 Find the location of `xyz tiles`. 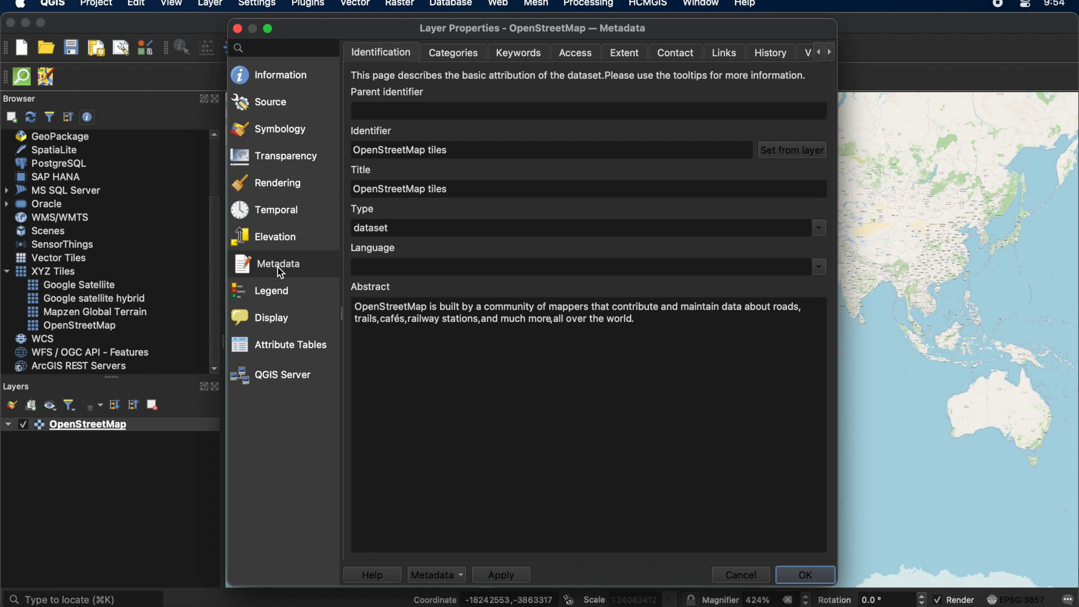

xyz tiles is located at coordinates (43, 271).